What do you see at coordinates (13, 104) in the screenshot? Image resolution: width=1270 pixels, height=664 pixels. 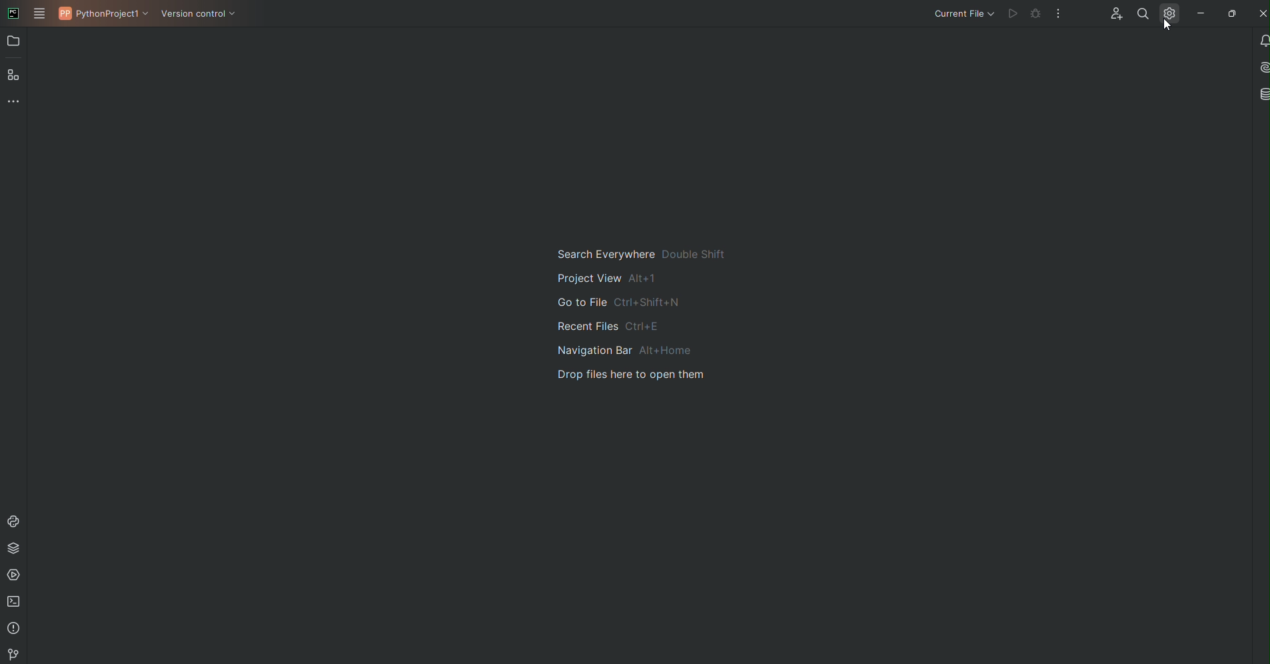 I see `More Tools` at bounding box center [13, 104].